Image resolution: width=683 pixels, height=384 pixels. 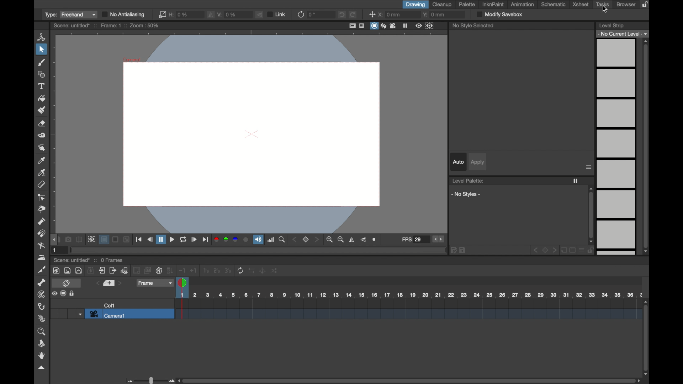 What do you see at coordinates (554, 5) in the screenshot?
I see `schematic` at bounding box center [554, 5].